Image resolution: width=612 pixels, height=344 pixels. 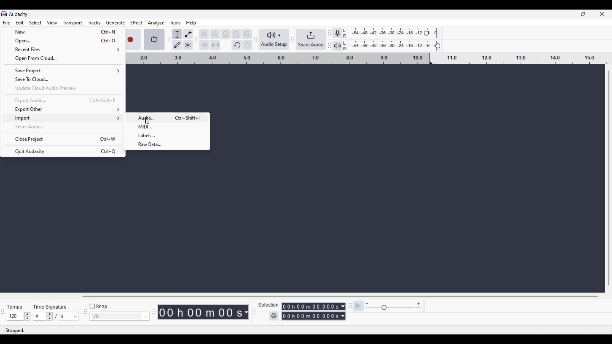 What do you see at coordinates (95, 23) in the screenshot?
I see `Tracks menu` at bounding box center [95, 23].